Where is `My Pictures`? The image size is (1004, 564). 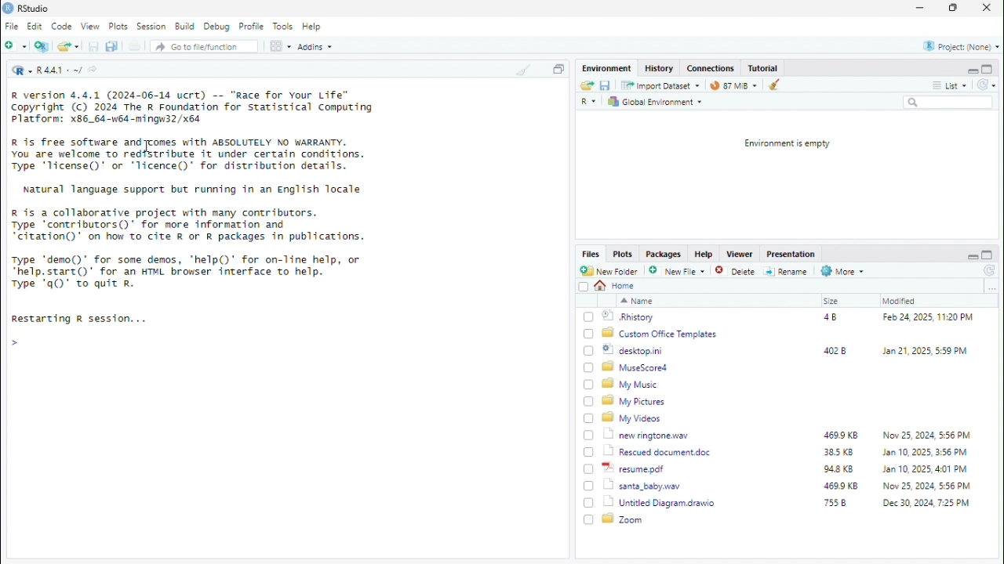
My Pictures is located at coordinates (636, 401).